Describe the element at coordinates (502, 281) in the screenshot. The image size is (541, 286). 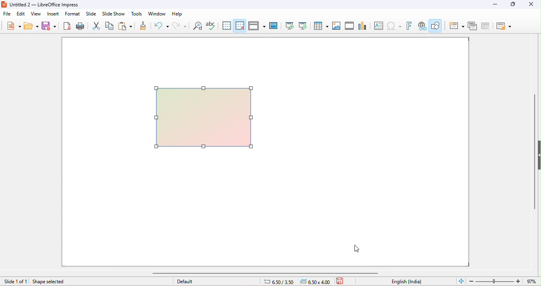
I see `97% (zoom)` at that location.